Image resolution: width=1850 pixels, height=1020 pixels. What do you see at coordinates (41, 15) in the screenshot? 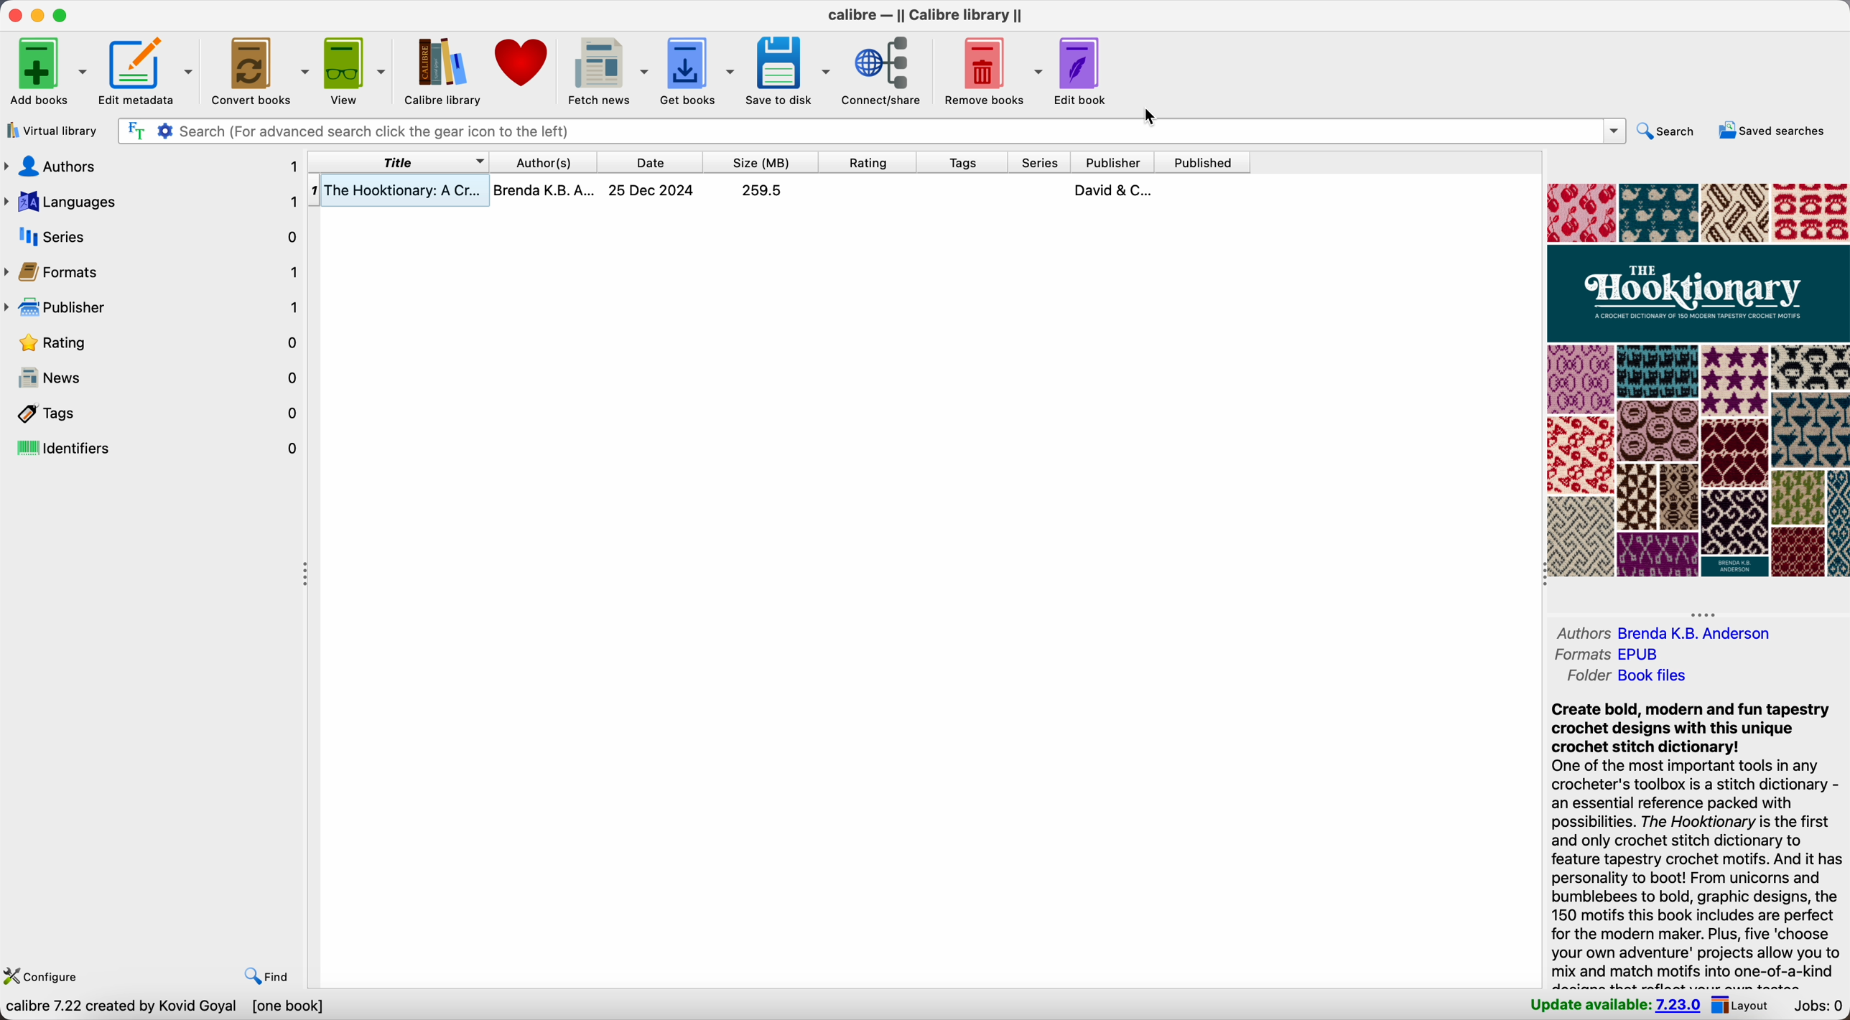
I see `minimize` at bounding box center [41, 15].